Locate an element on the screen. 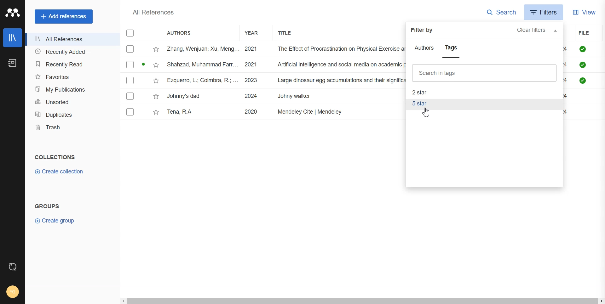 The height and width of the screenshot is (304, 605). Collection is located at coordinates (55, 157).